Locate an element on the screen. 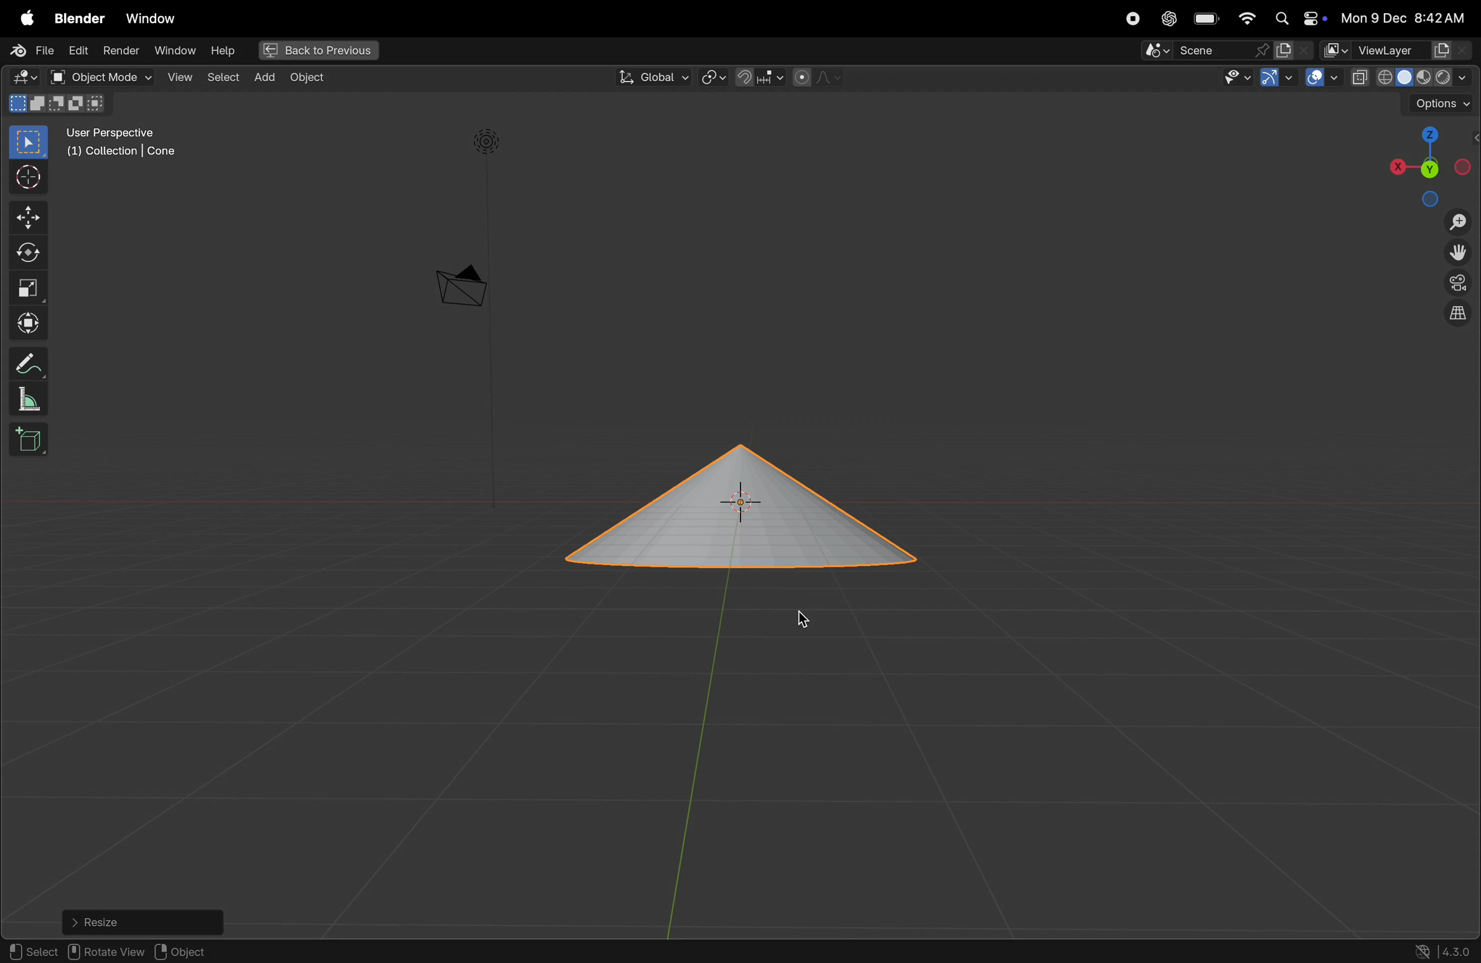  view point is located at coordinates (1424, 163).